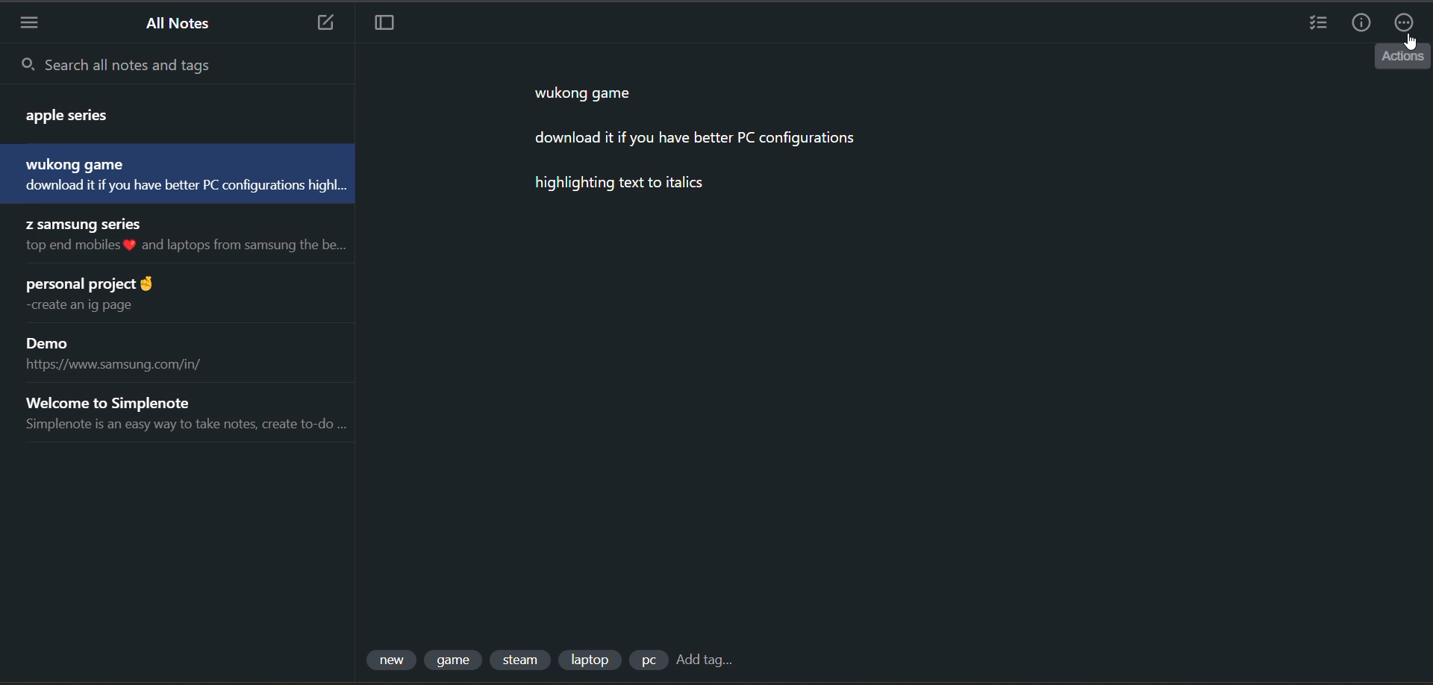  What do you see at coordinates (29, 22) in the screenshot?
I see `menu` at bounding box center [29, 22].